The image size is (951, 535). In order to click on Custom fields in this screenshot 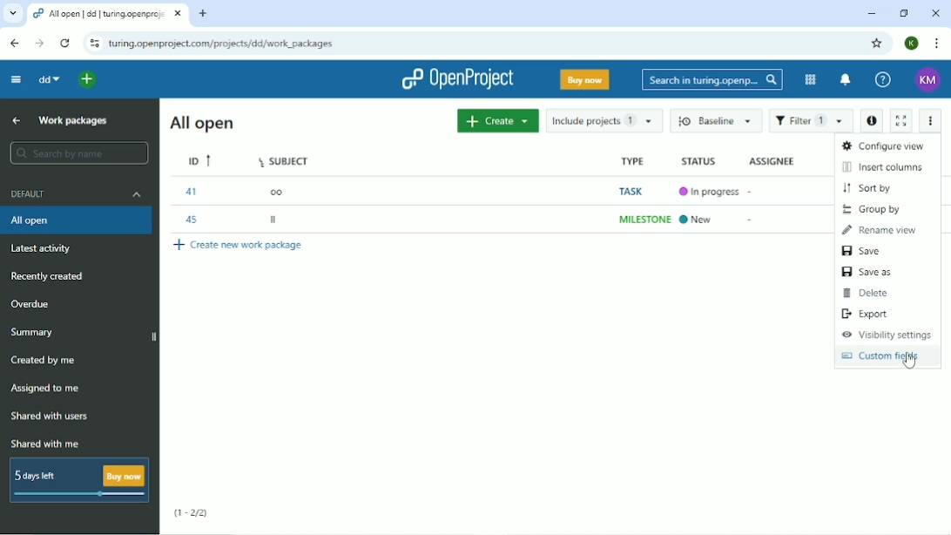, I will do `click(880, 356)`.